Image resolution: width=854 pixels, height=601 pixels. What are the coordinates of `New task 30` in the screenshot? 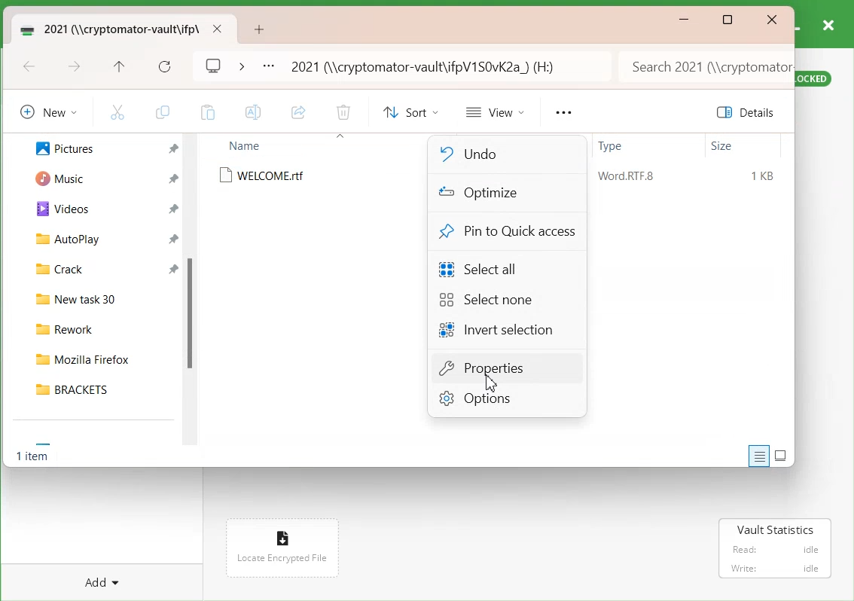 It's located at (99, 297).